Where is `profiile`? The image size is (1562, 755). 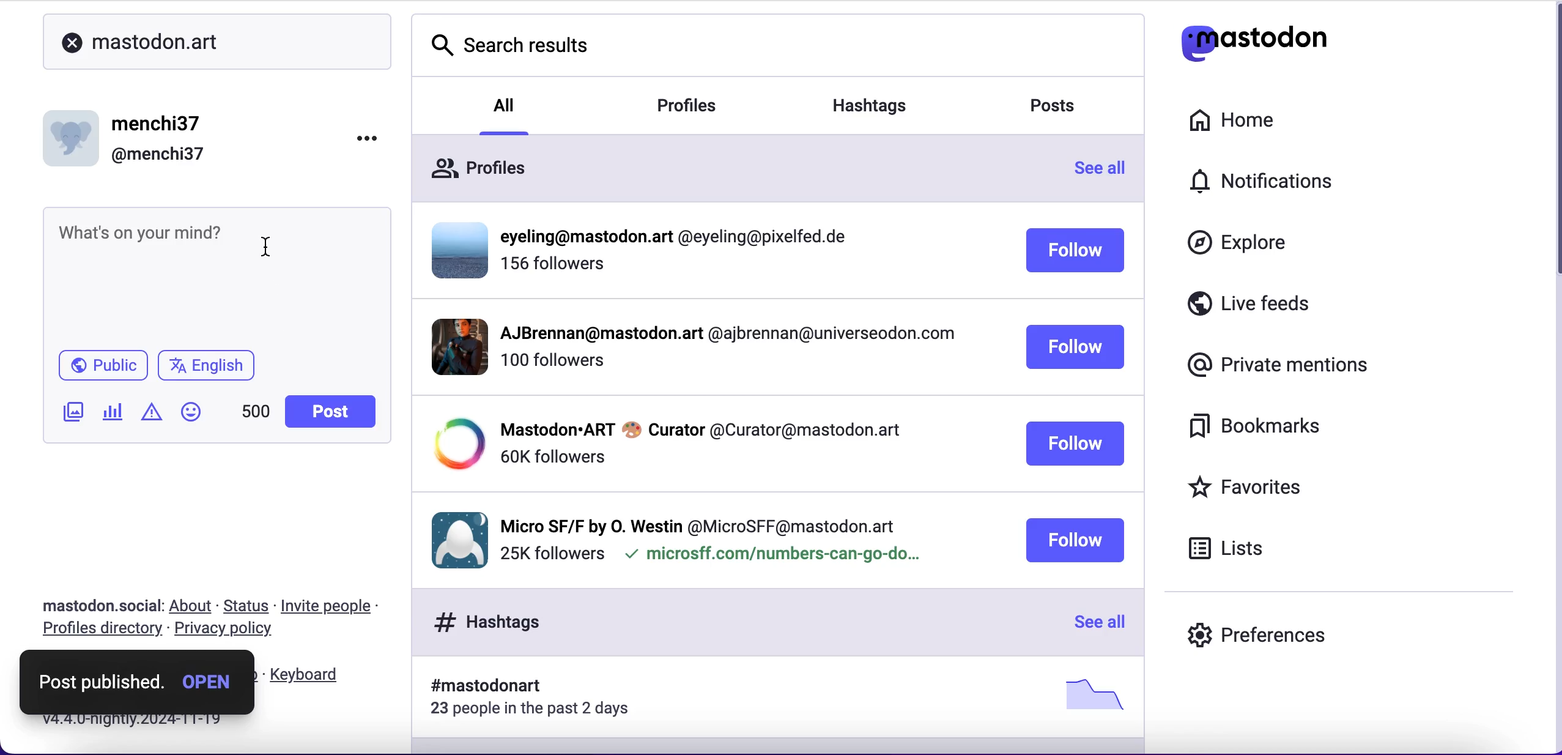 profiile is located at coordinates (681, 237).